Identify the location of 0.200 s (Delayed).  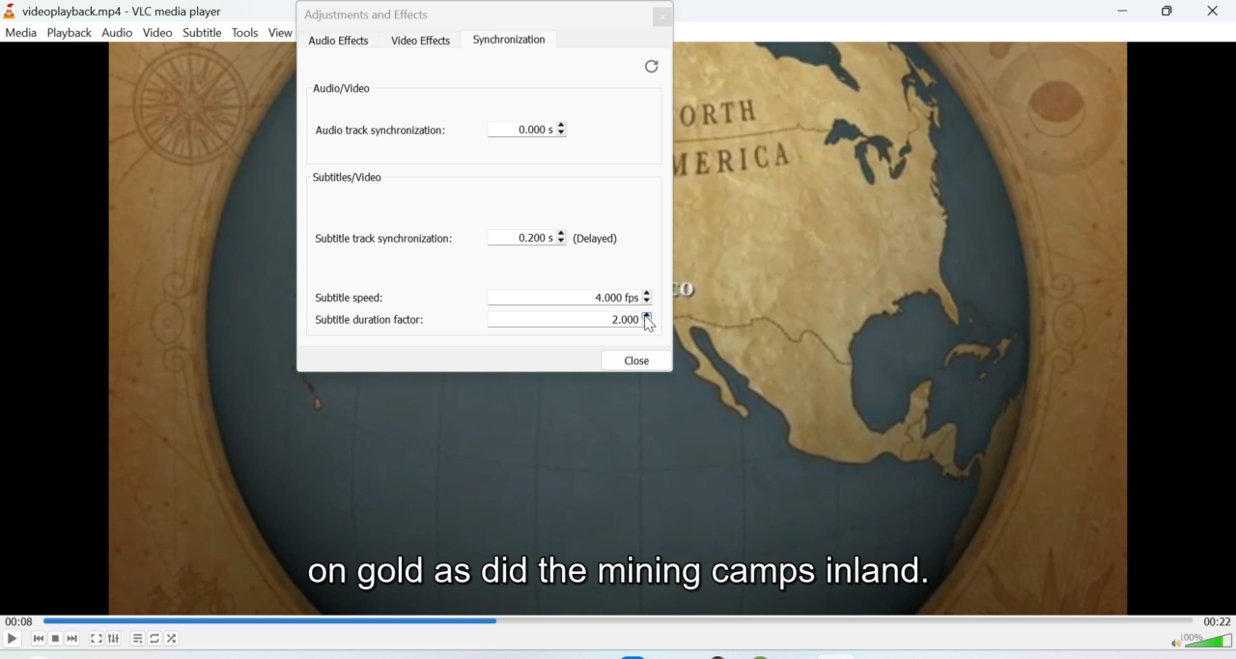
(570, 240).